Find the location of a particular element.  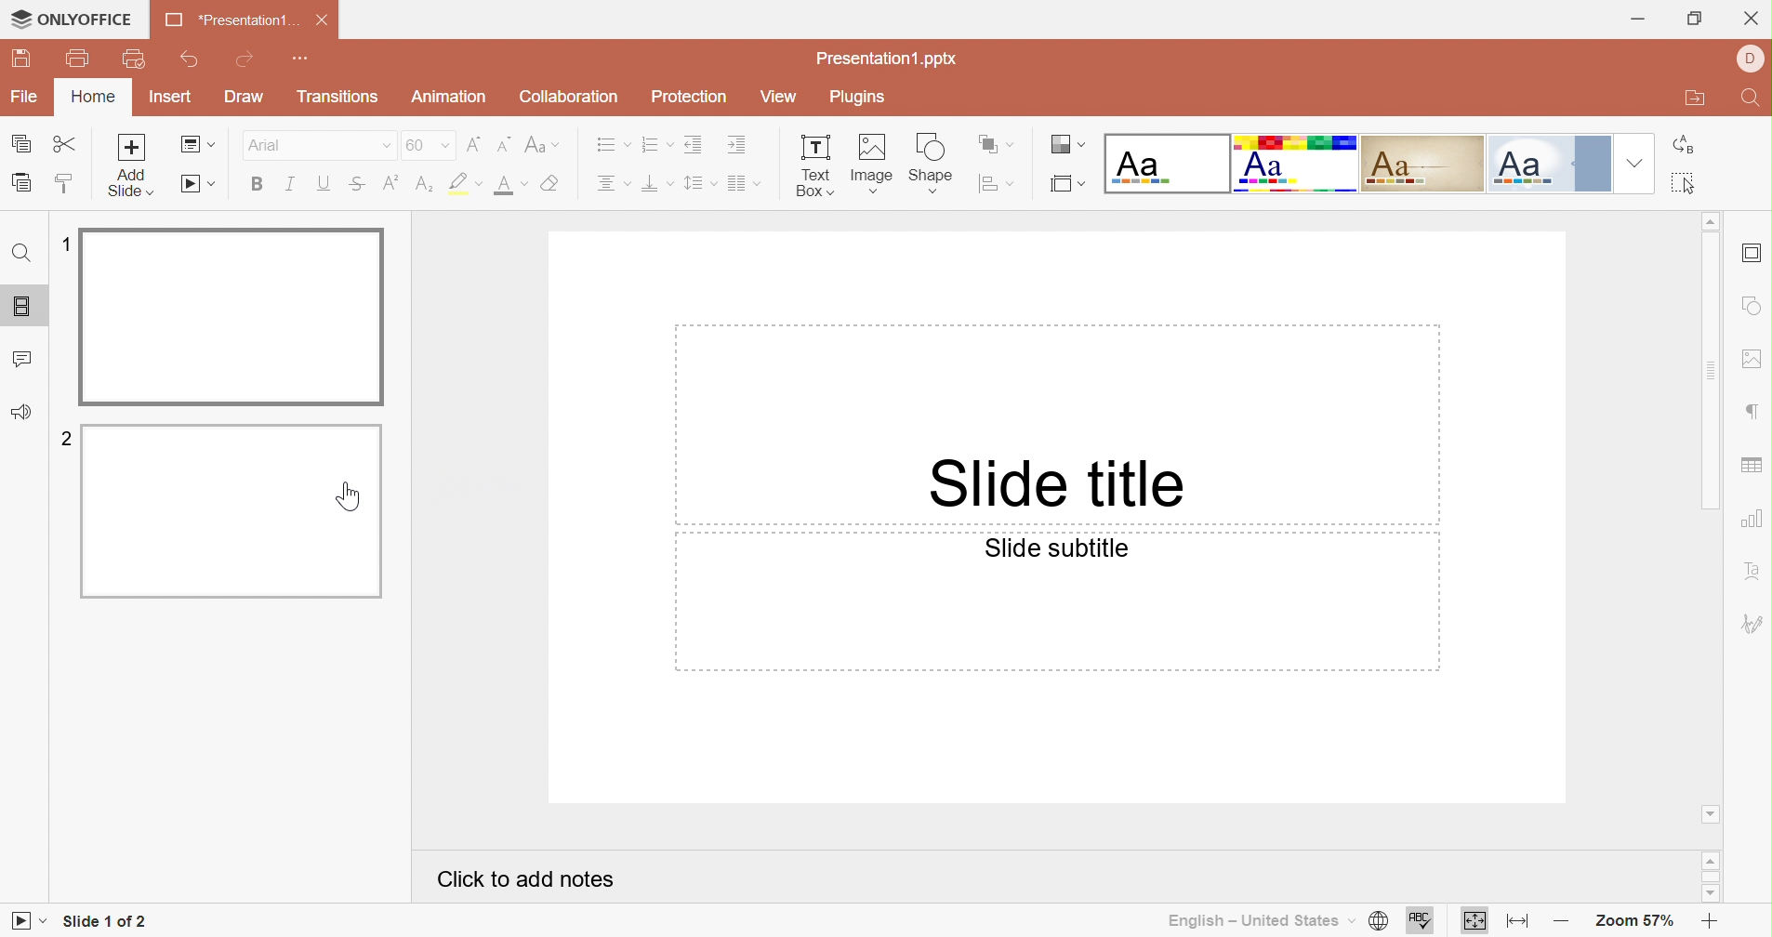

Change slide layout is located at coordinates (199, 145).